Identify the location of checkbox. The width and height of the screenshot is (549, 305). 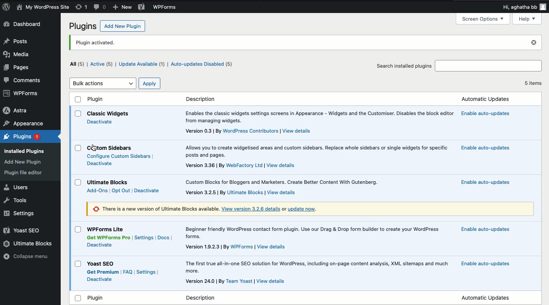
(78, 264).